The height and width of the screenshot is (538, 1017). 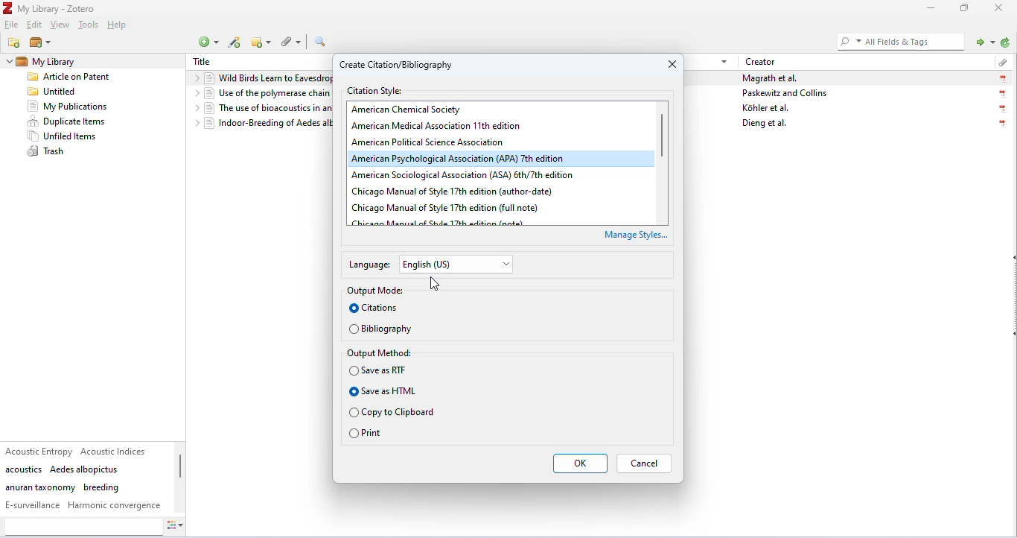 What do you see at coordinates (1000, 60) in the screenshot?
I see `attachment` at bounding box center [1000, 60].